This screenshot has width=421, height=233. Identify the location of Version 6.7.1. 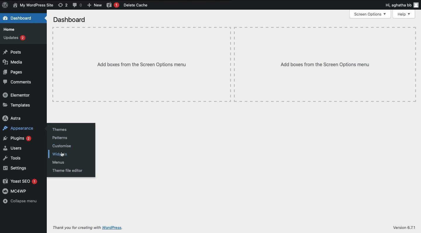
(403, 222).